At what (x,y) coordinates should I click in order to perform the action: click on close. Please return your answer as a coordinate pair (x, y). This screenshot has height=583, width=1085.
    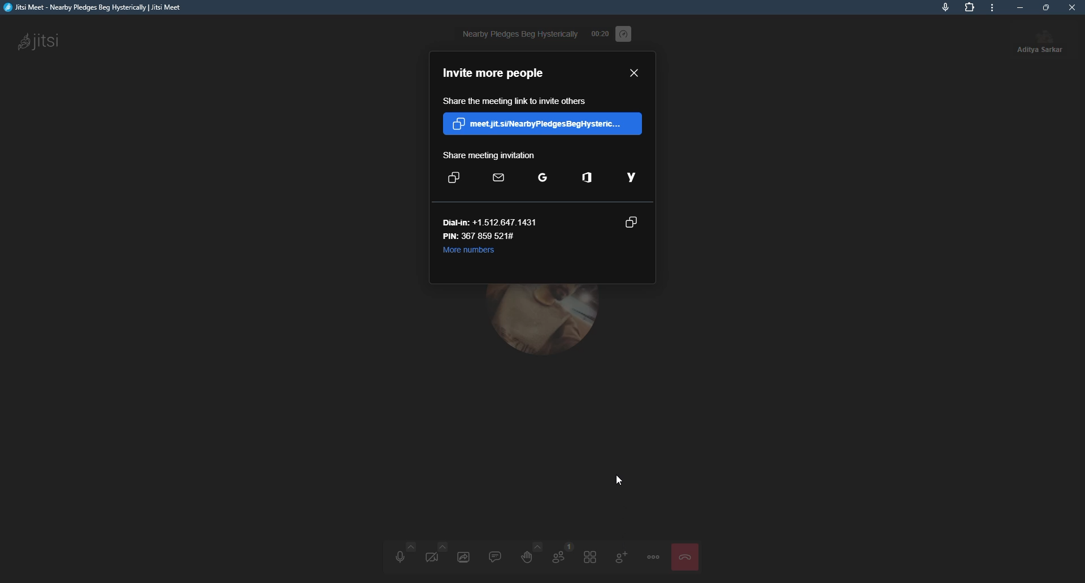
    Looking at the image, I should click on (635, 73).